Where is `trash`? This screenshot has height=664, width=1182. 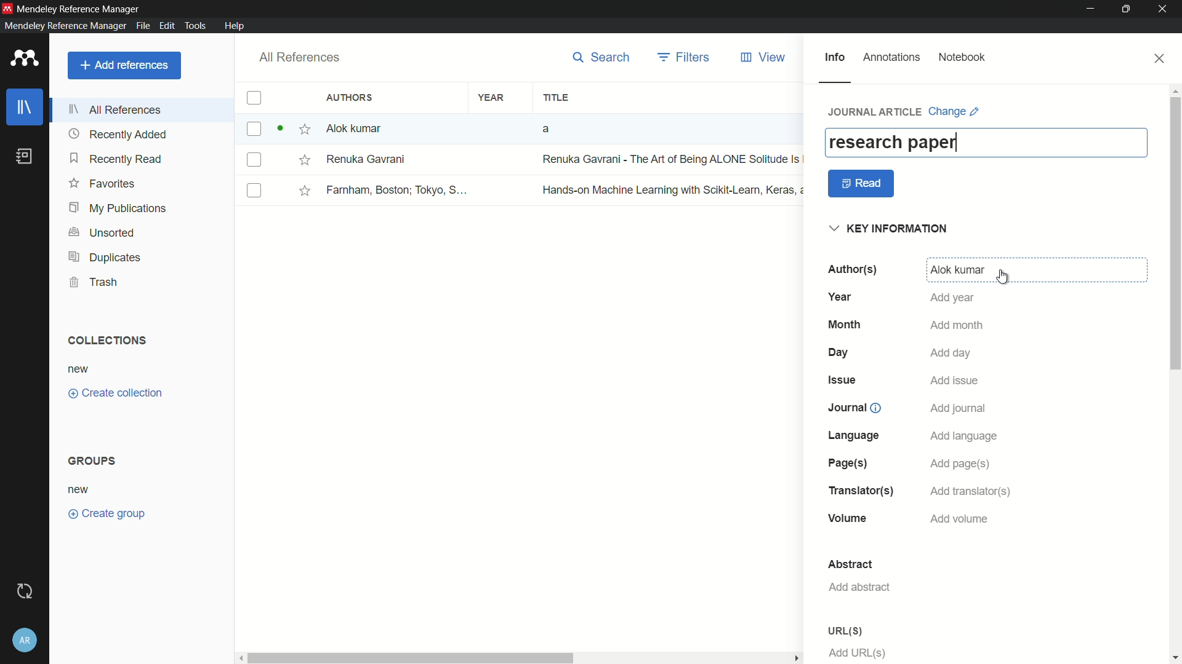
trash is located at coordinates (95, 282).